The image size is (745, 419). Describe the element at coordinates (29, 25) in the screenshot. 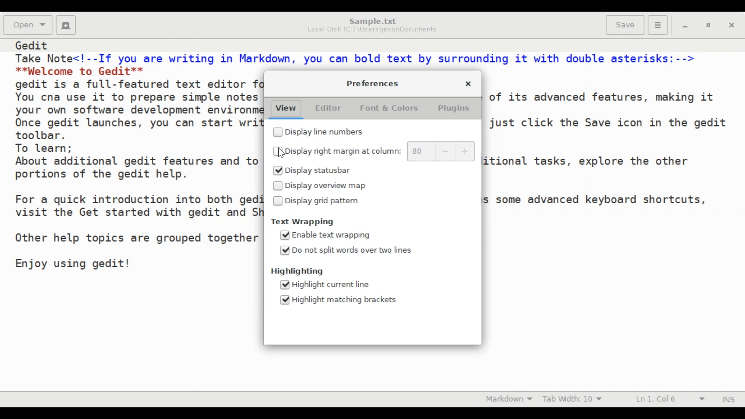

I see `Open` at that location.